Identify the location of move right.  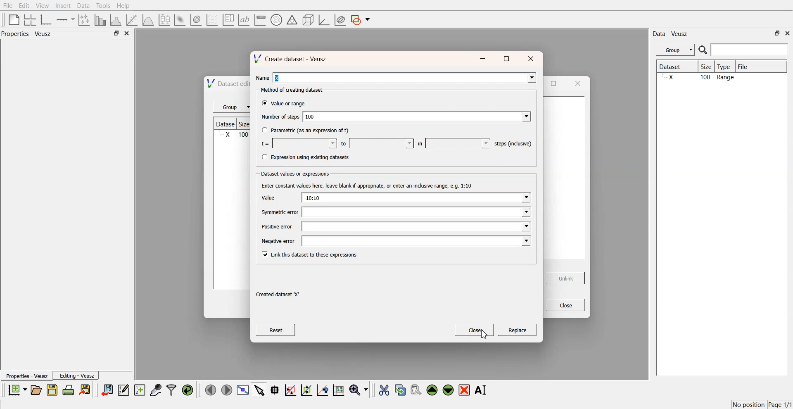
(226, 389).